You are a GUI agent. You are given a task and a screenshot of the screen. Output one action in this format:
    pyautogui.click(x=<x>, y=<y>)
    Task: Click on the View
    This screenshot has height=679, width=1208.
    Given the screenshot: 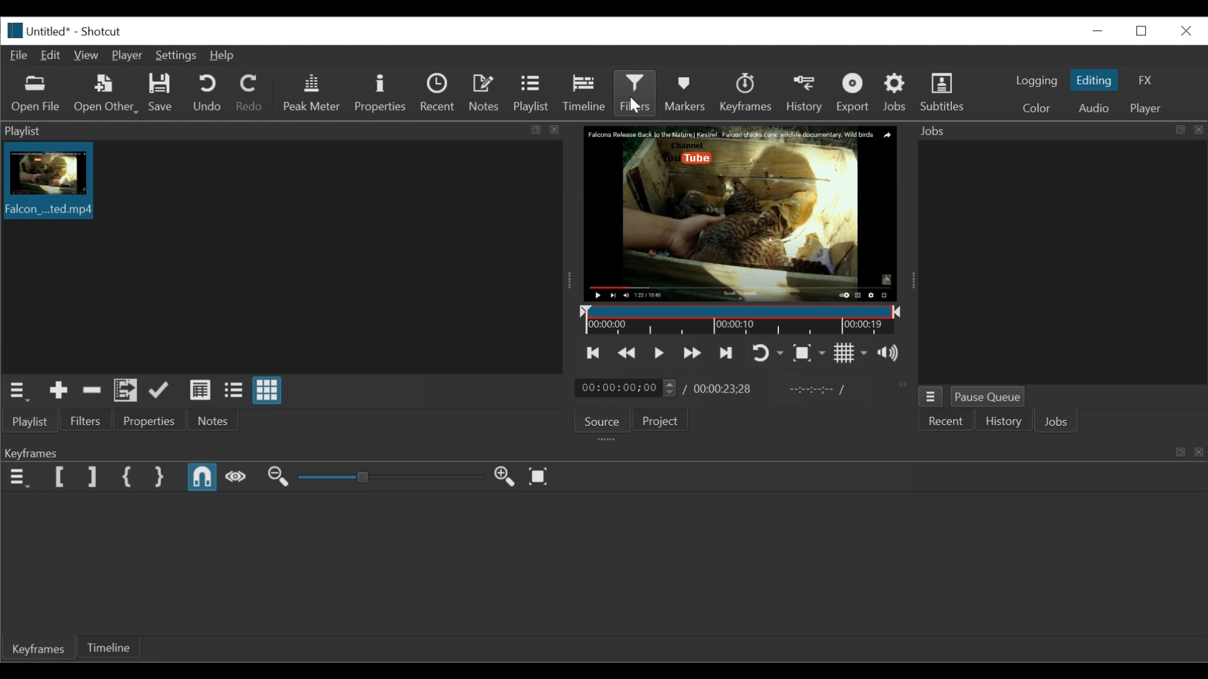 What is the action you would take?
    pyautogui.click(x=86, y=56)
    